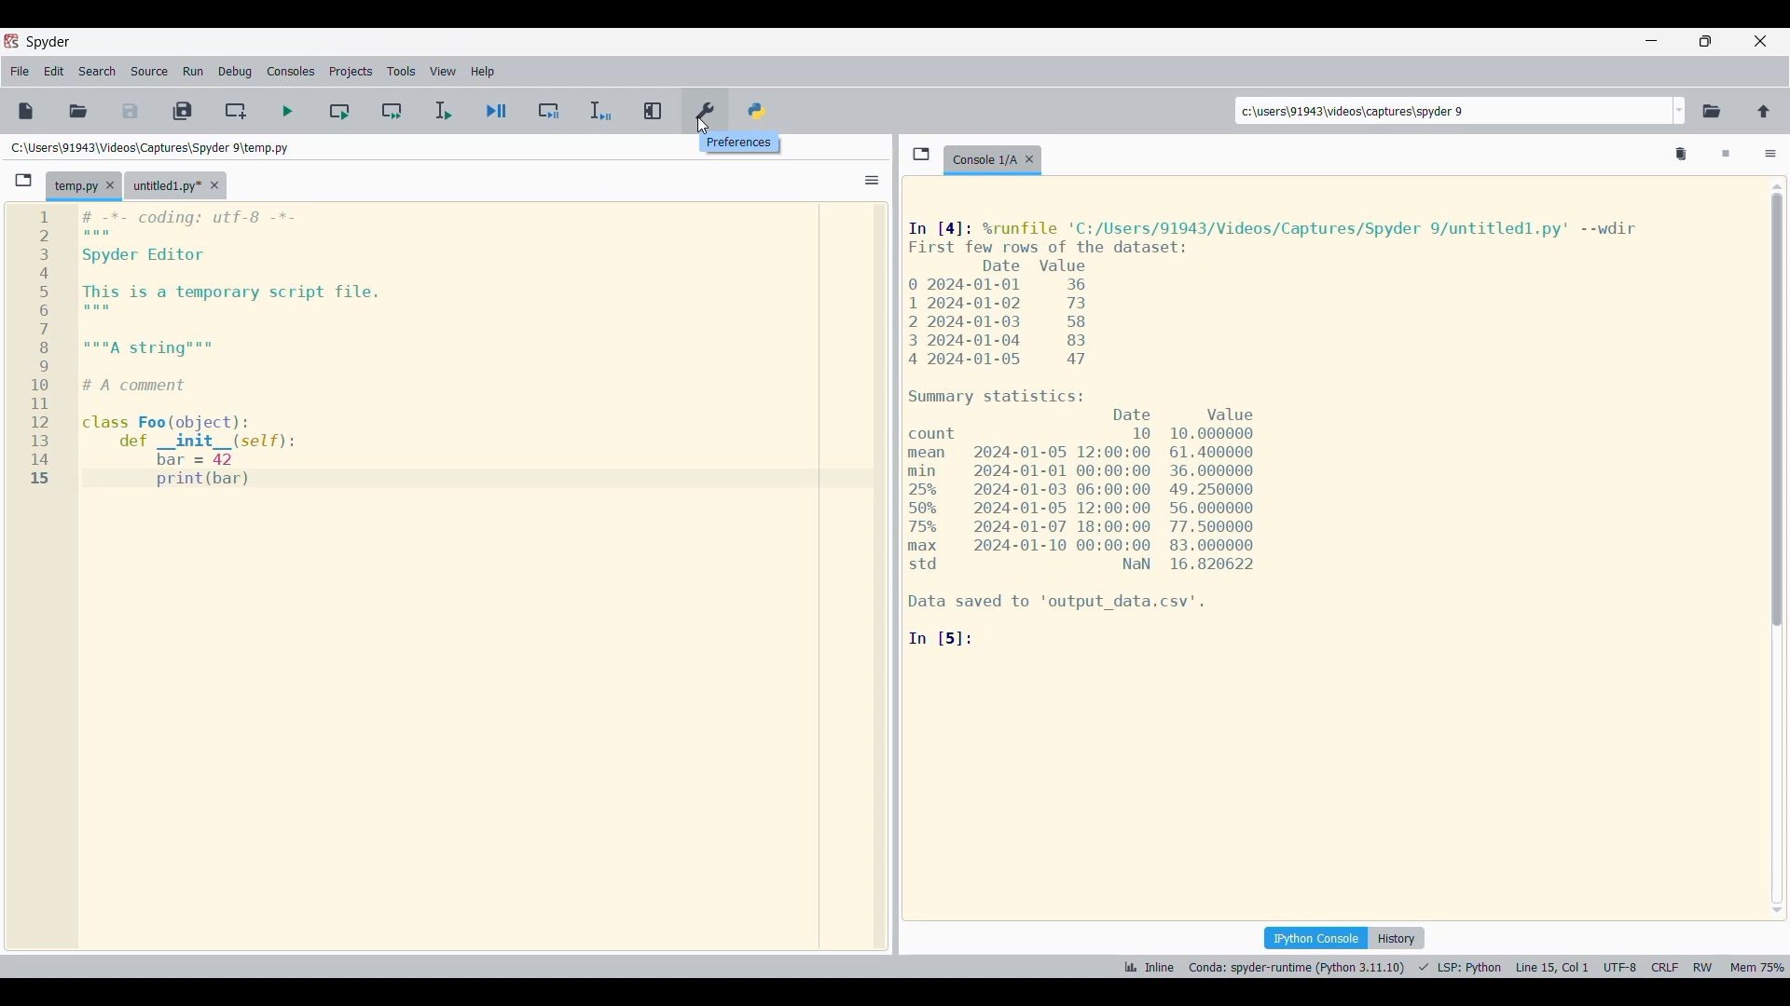  I want to click on Source menu, so click(148, 72).